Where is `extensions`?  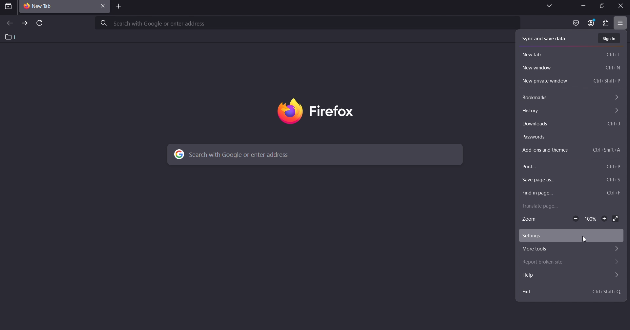
extensions is located at coordinates (604, 23).